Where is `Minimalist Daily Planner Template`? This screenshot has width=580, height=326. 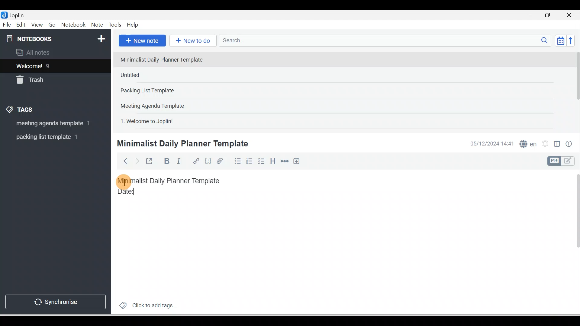
Minimalist Daily Planner Template is located at coordinates (175, 181).